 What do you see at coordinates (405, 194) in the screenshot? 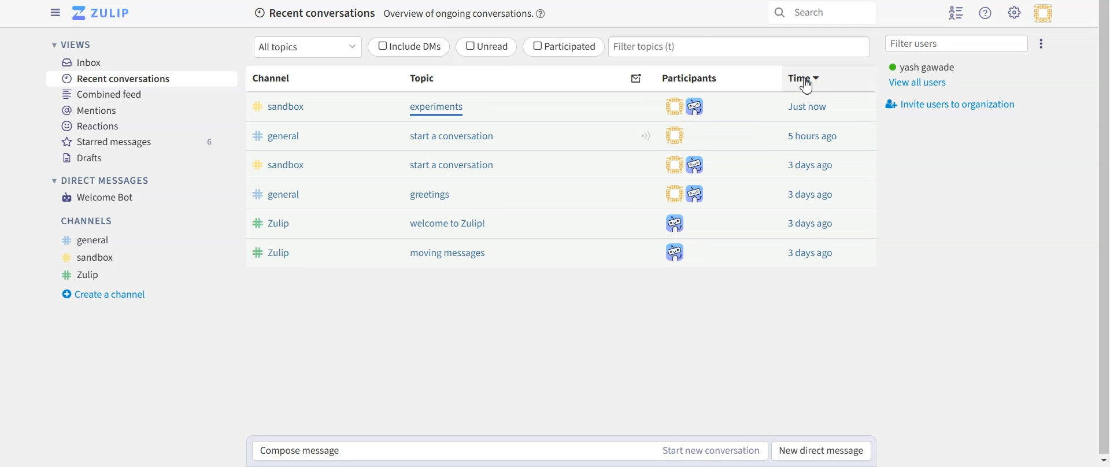
I see `general greetings` at bounding box center [405, 194].